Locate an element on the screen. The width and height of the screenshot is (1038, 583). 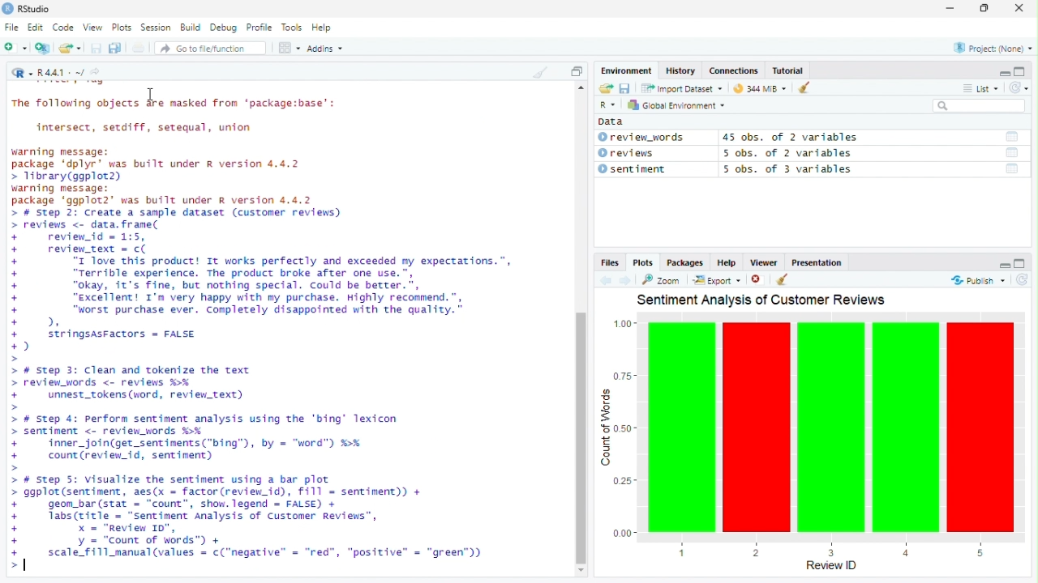
# Step 5: visualize the sentiment using a bar plot
ggplot (sentiment, aes(x = factor (review_id), 111 = sentiment) +
geom_bar (stat = “count”, show.legend = FALSE) +
Tabs(title = "sentiment Analysis of Customer Reviews",
x = "Review 10",
y = “Count of Words") +
scale_fi11_manual(values = c("negative” = Jill", "positive" = EER) is located at coordinates (253, 521).